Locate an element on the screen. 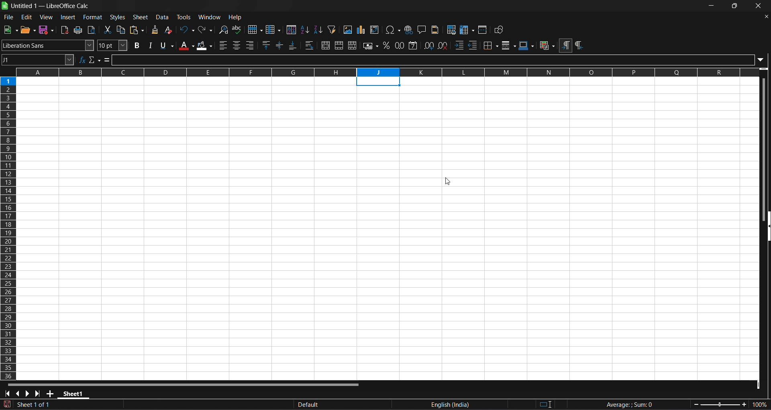 The height and width of the screenshot is (410, 771). clear direct formatting is located at coordinates (169, 29).